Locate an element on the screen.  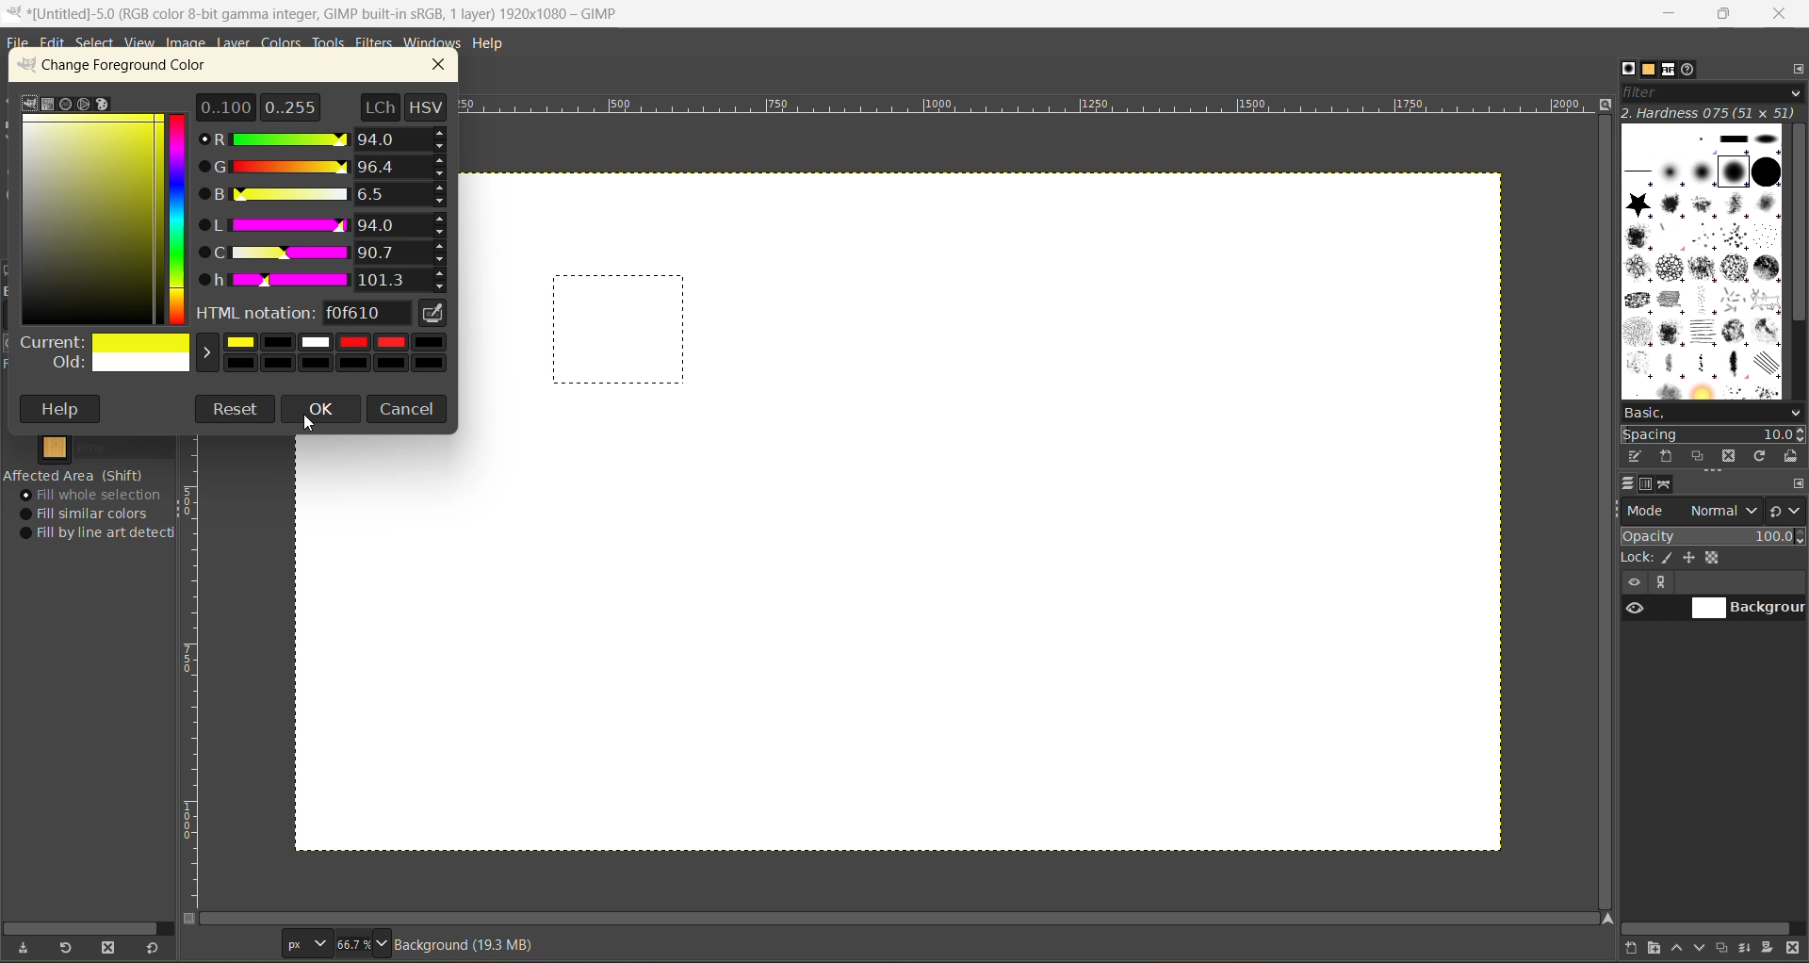
LCH is located at coordinates (378, 106).